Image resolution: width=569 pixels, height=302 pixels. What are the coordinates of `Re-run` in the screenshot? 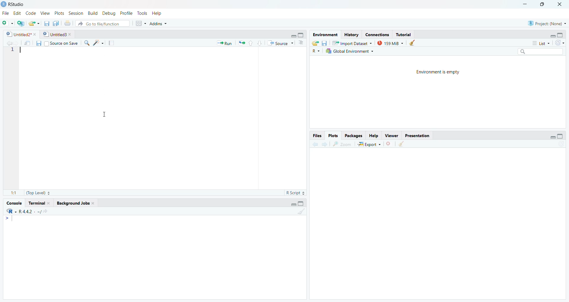 It's located at (241, 43).